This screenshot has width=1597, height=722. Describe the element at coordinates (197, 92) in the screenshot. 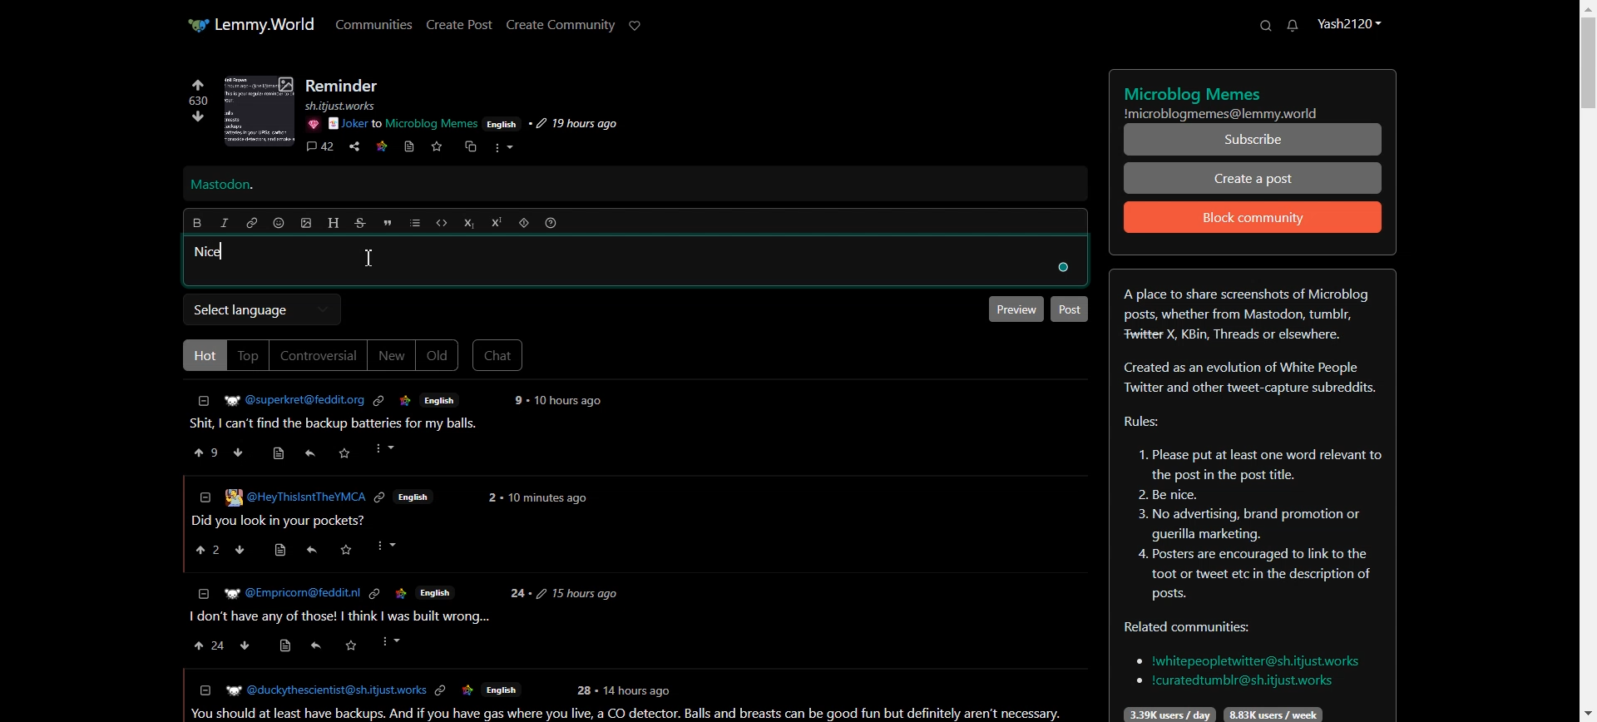

I see `Upvote` at that location.